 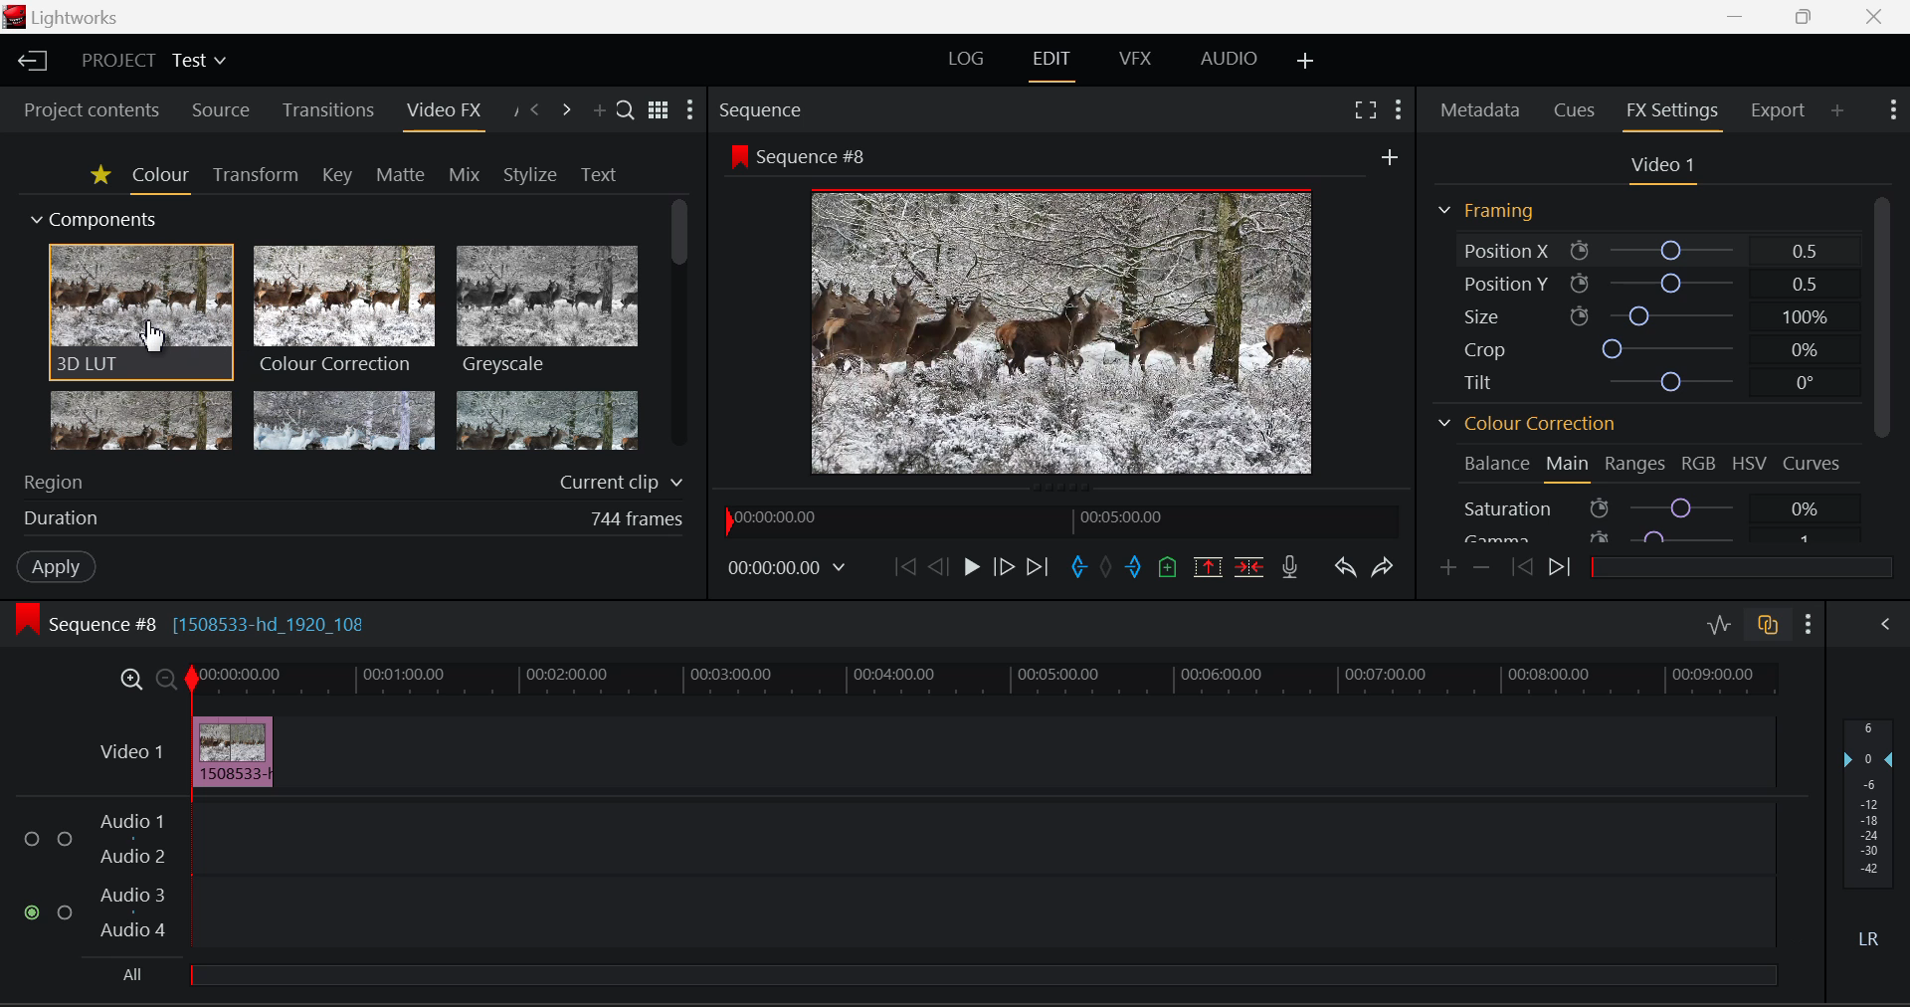 What do you see at coordinates (903, 570) in the screenshot?
I see `To Start` at bounding box center [903, 570].